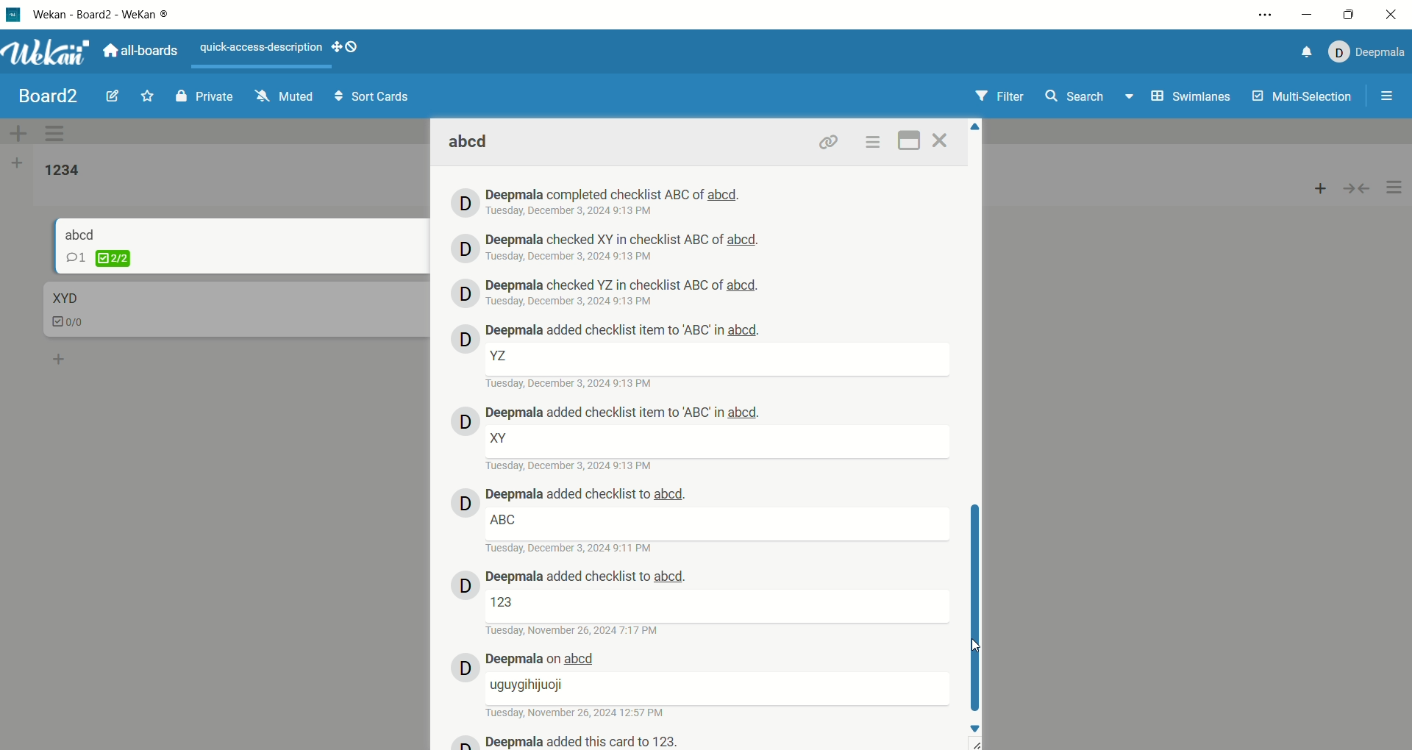  I want to click on add, so click(1321, 185).